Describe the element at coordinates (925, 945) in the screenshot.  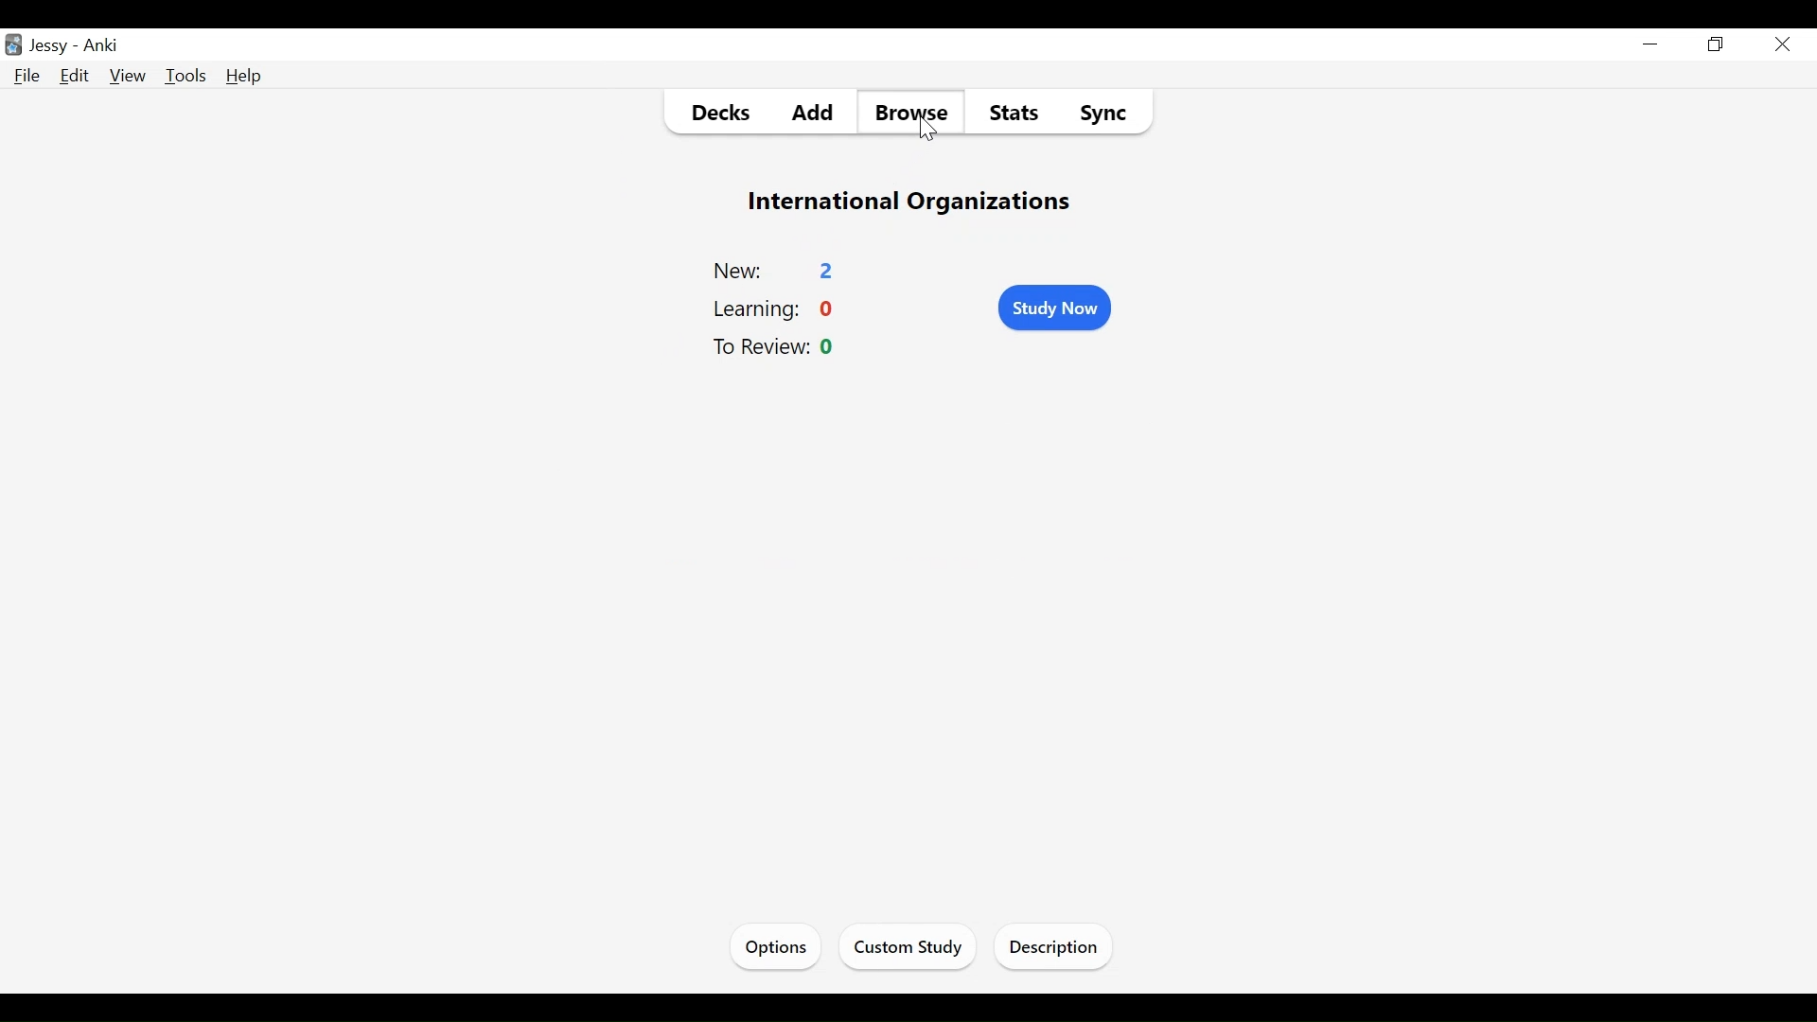
I see `Create Deck` at that location.